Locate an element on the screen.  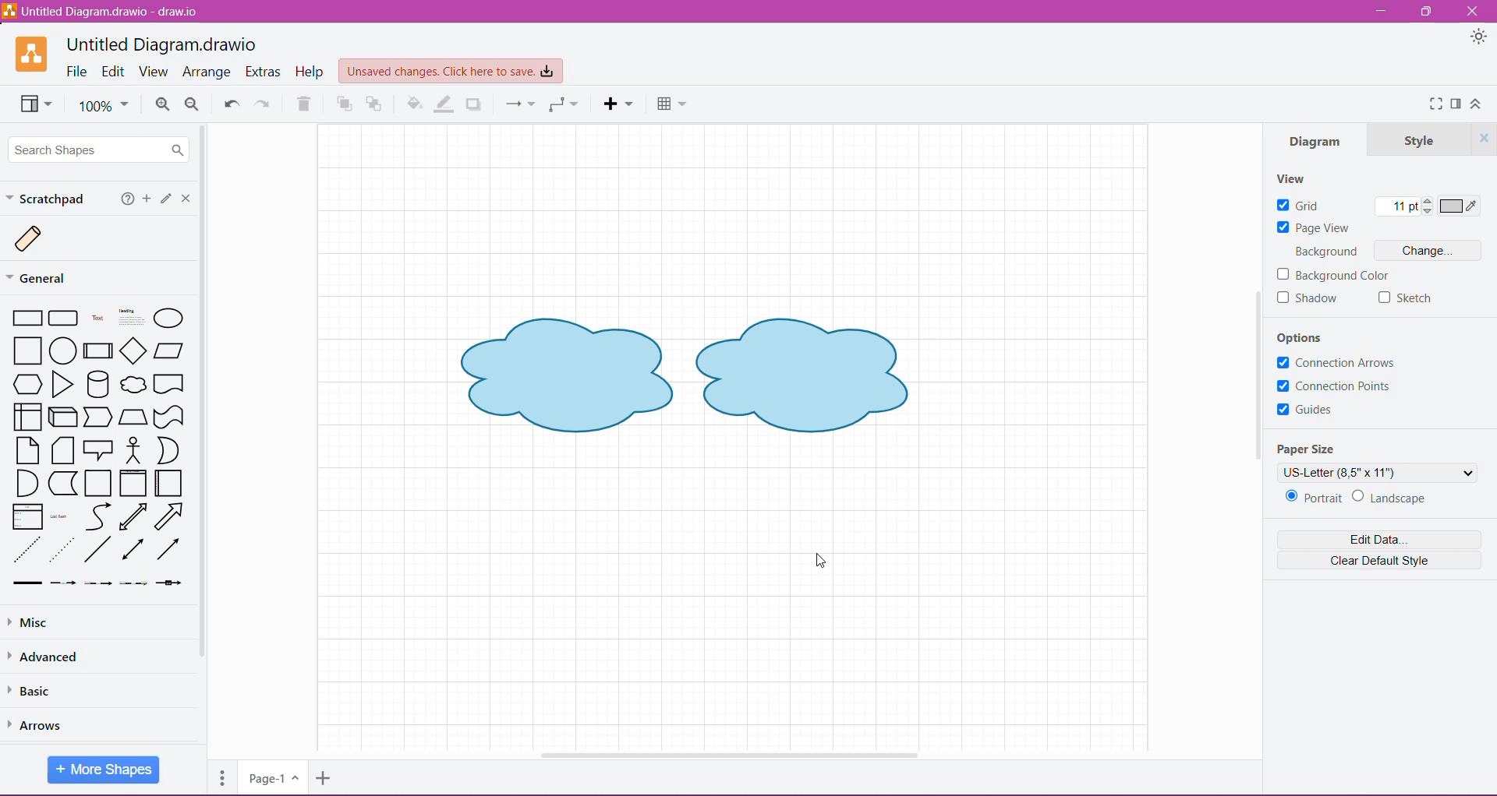
Shadow is located at coordinates (1317, 304).